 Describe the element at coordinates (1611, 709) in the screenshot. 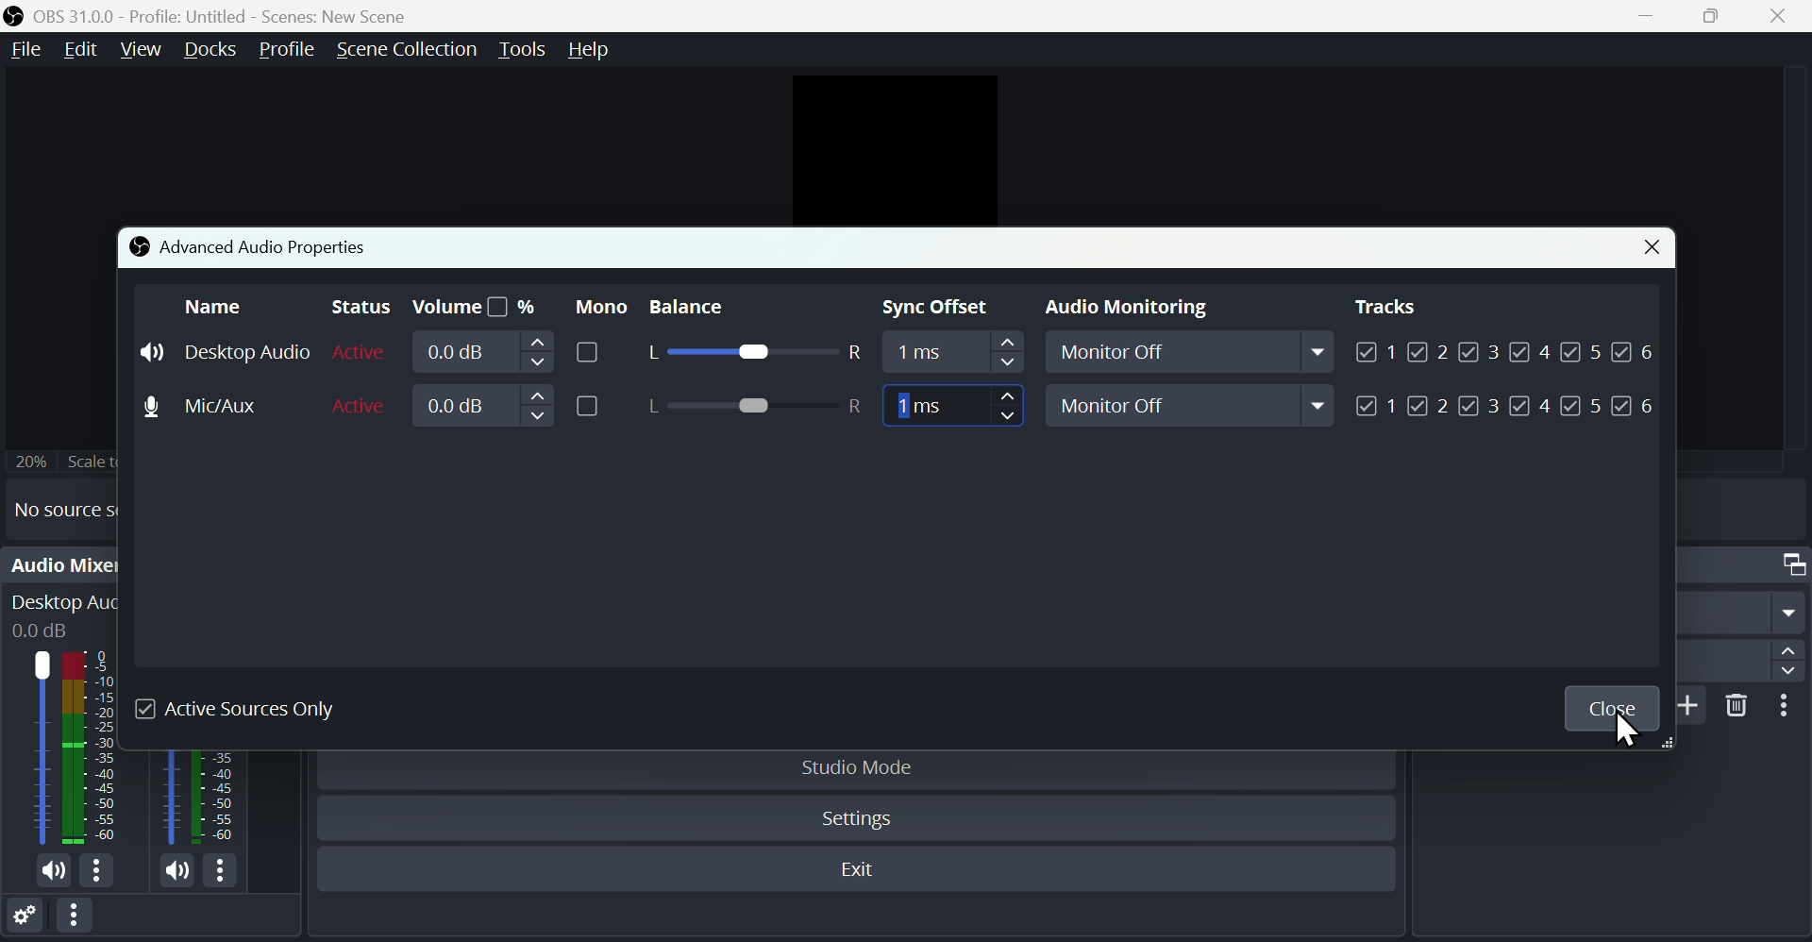

I see `Close` at that location.